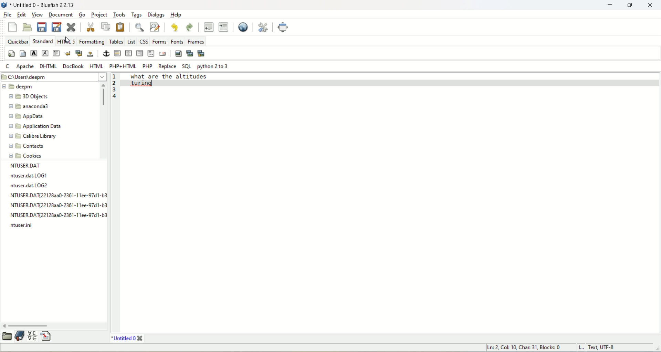 The height and width of the screenshot is (352, 661). I want to click on cut, so click(92, 27).